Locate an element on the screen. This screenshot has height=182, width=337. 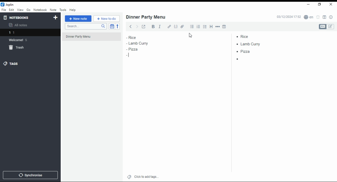
Markdown is located at coordinates (322, 27).